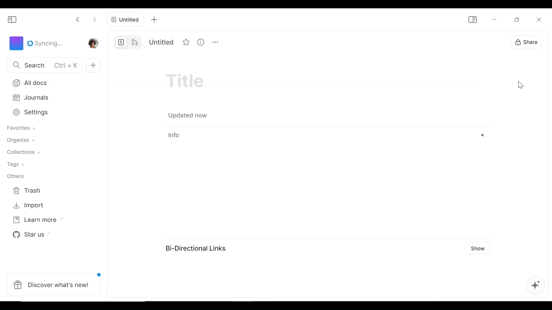 The width and height of the screenshot is (552, 310). What do you see at coordinates (38, 219) in the screenshot?
I see `Learn more` at bounding box center [38, 219].